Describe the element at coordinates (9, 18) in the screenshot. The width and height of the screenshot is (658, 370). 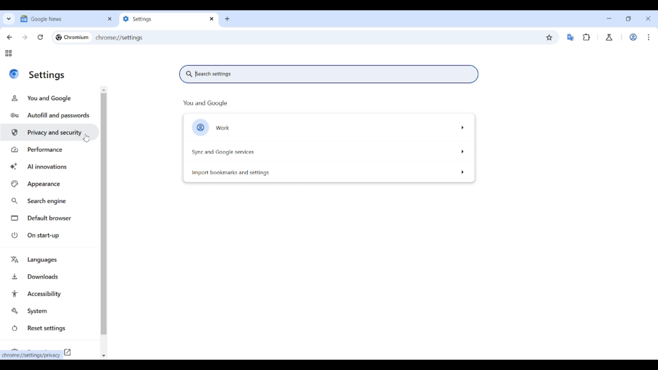
I see `Search tabs` at that location.